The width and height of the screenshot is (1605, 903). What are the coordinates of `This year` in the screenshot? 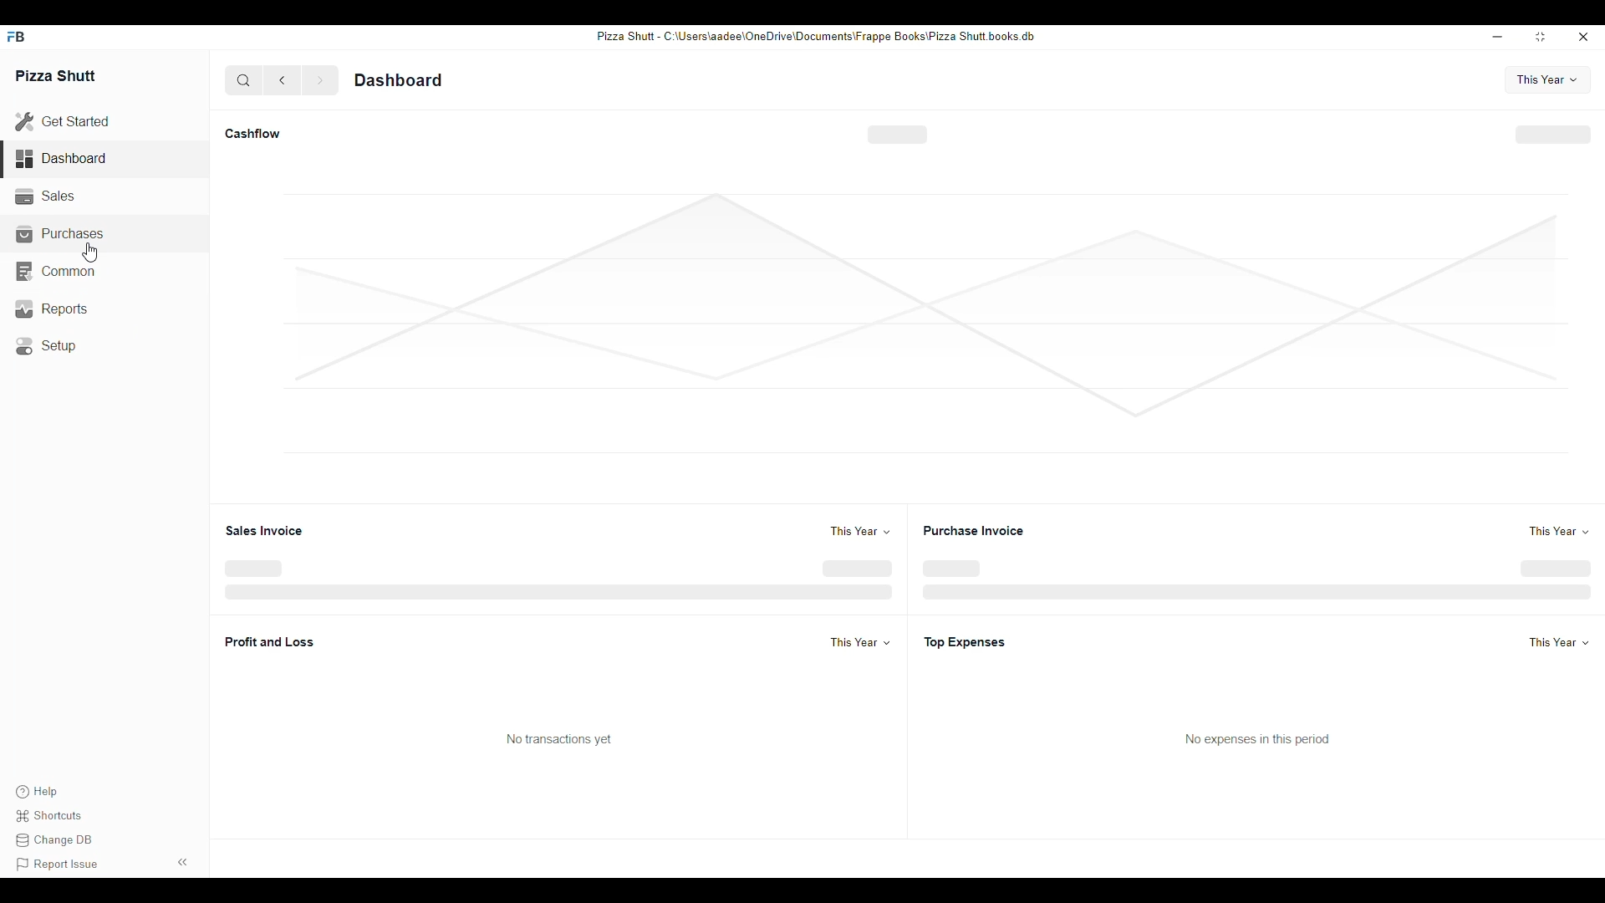 It's located at (1558, 643).